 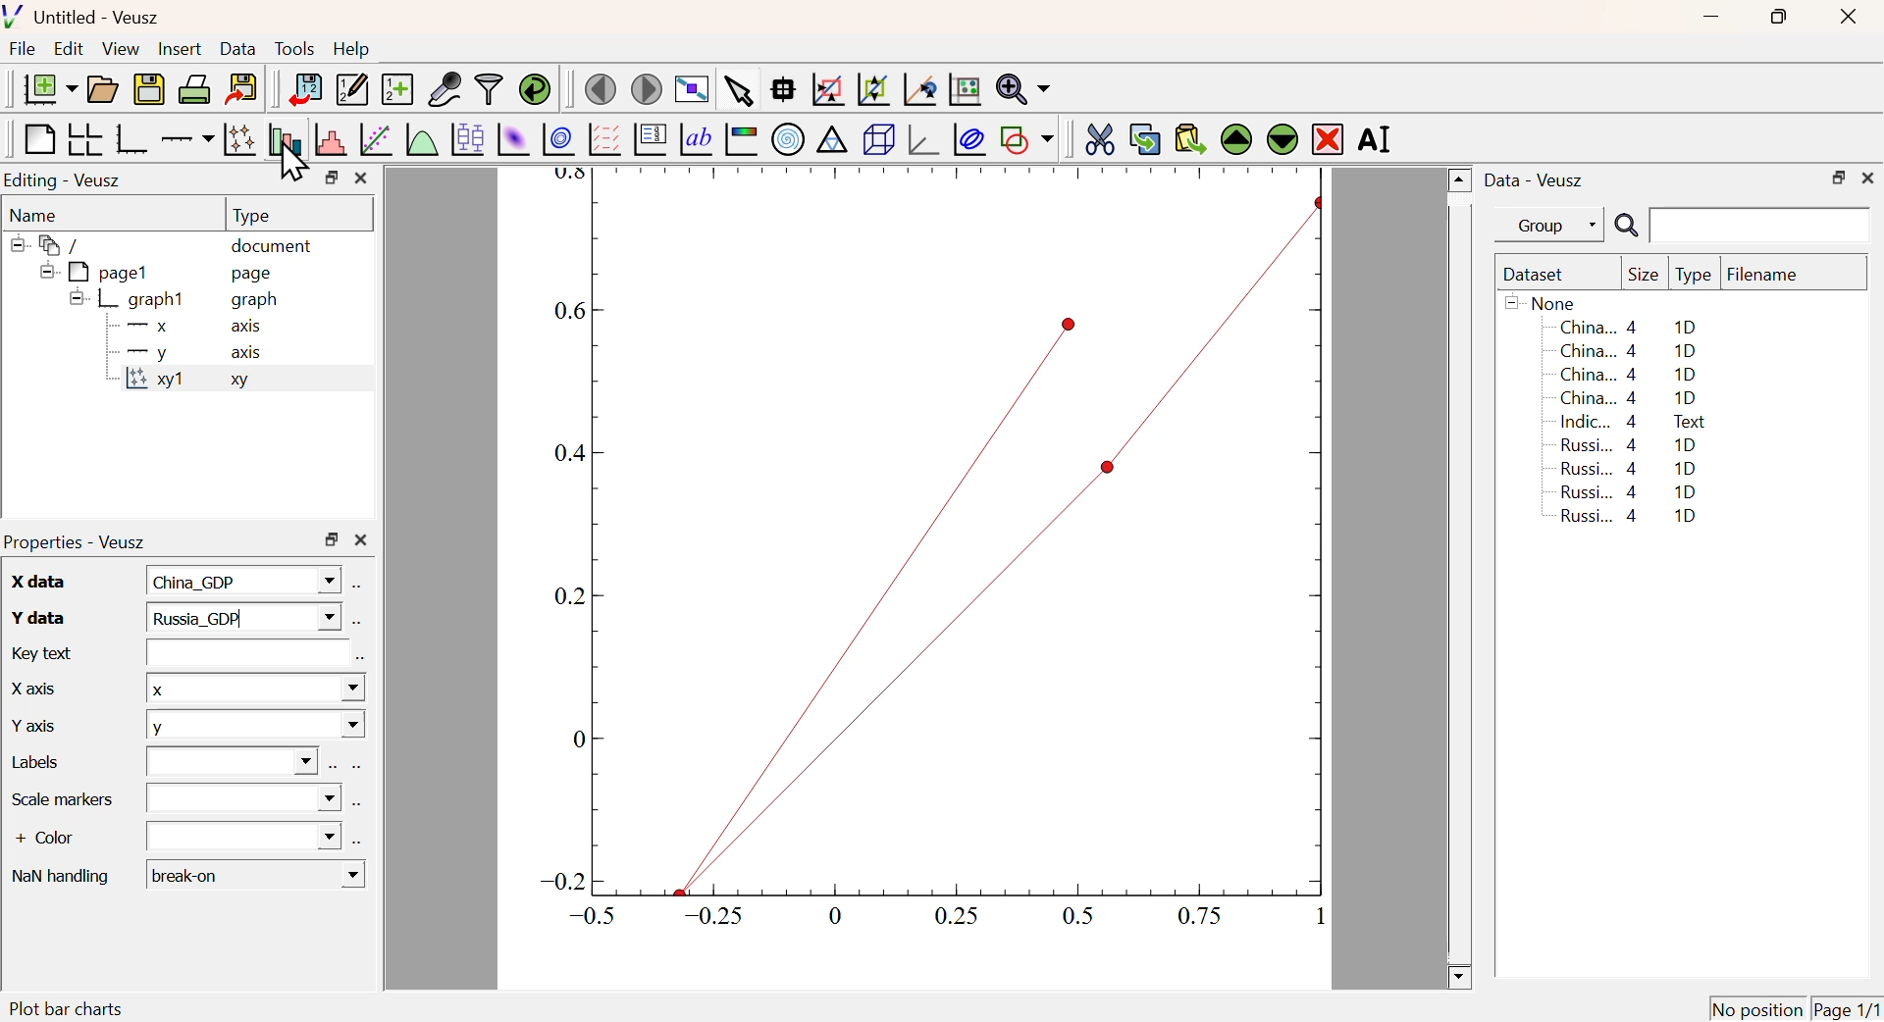 What do you see at coordinates (789, 138) in the screenshot?
I see `Polar Graph` at bounding box center [789, 138].